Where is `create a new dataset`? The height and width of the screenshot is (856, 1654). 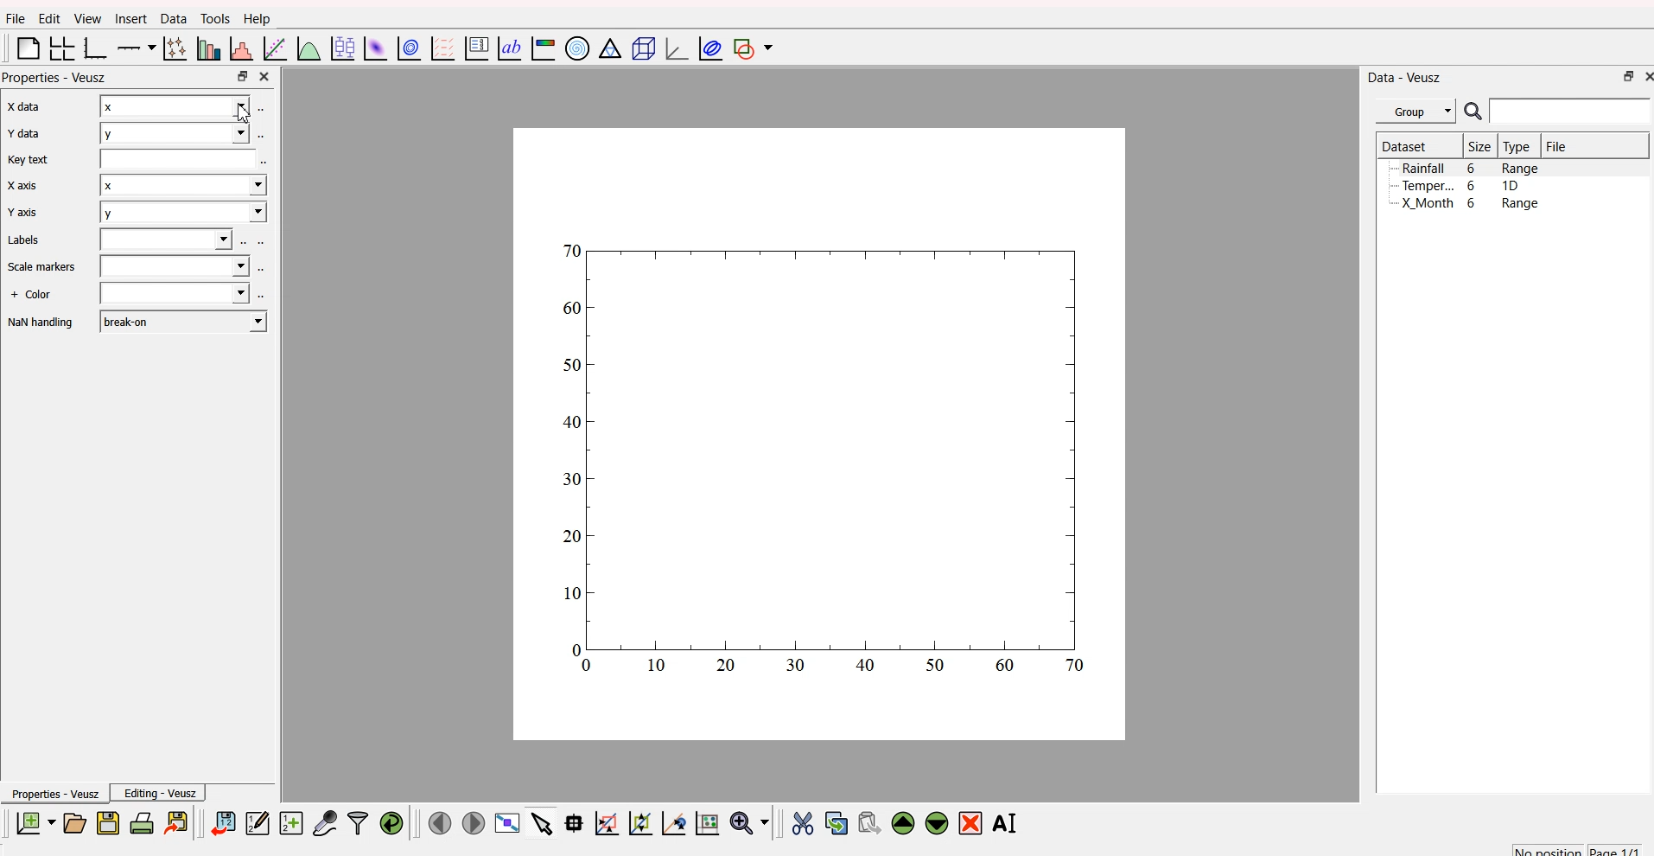 create a new dataset is located at coordinates (290, 822).